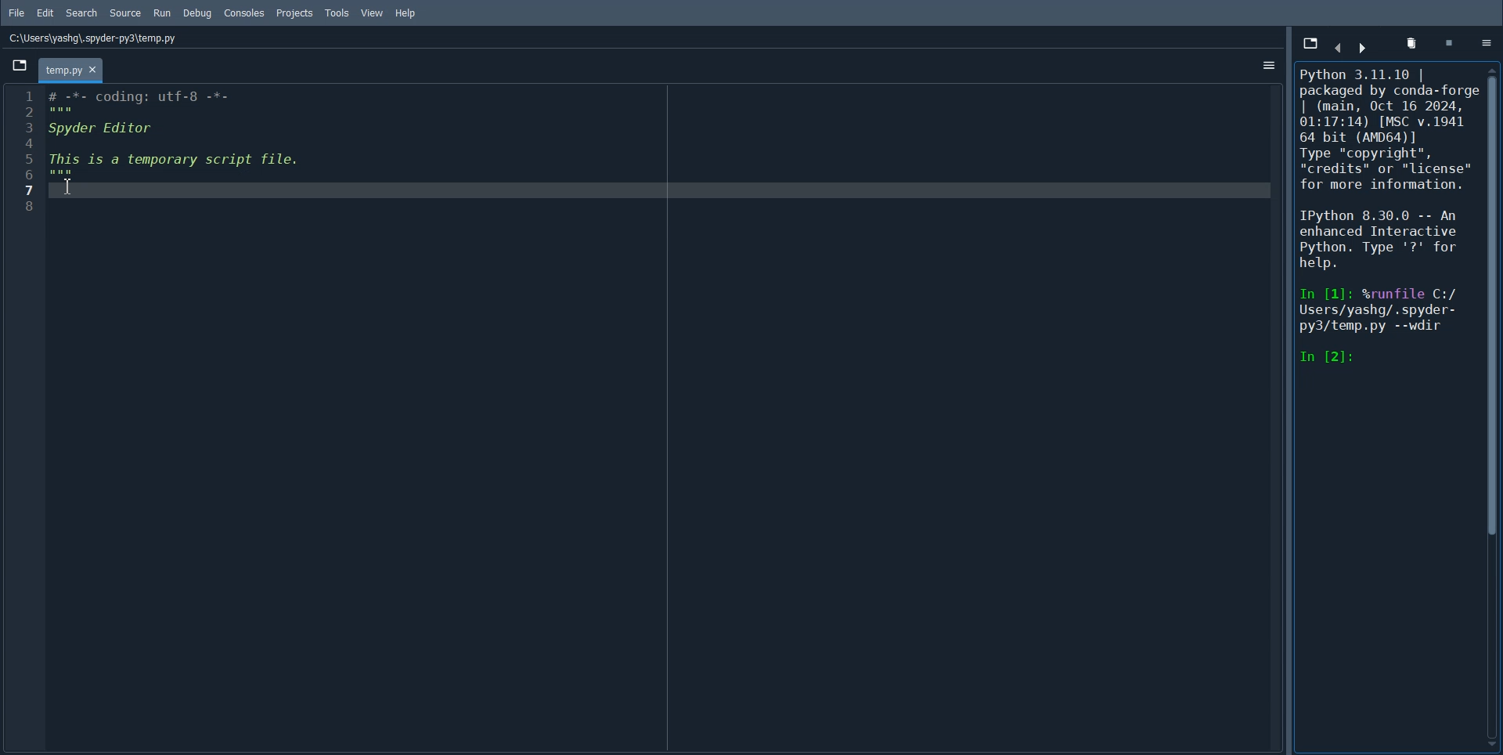  What do you see at coordinates (1451, 42) in the screenshot?
I see `Symbol` at bounding box center [1451, 42].